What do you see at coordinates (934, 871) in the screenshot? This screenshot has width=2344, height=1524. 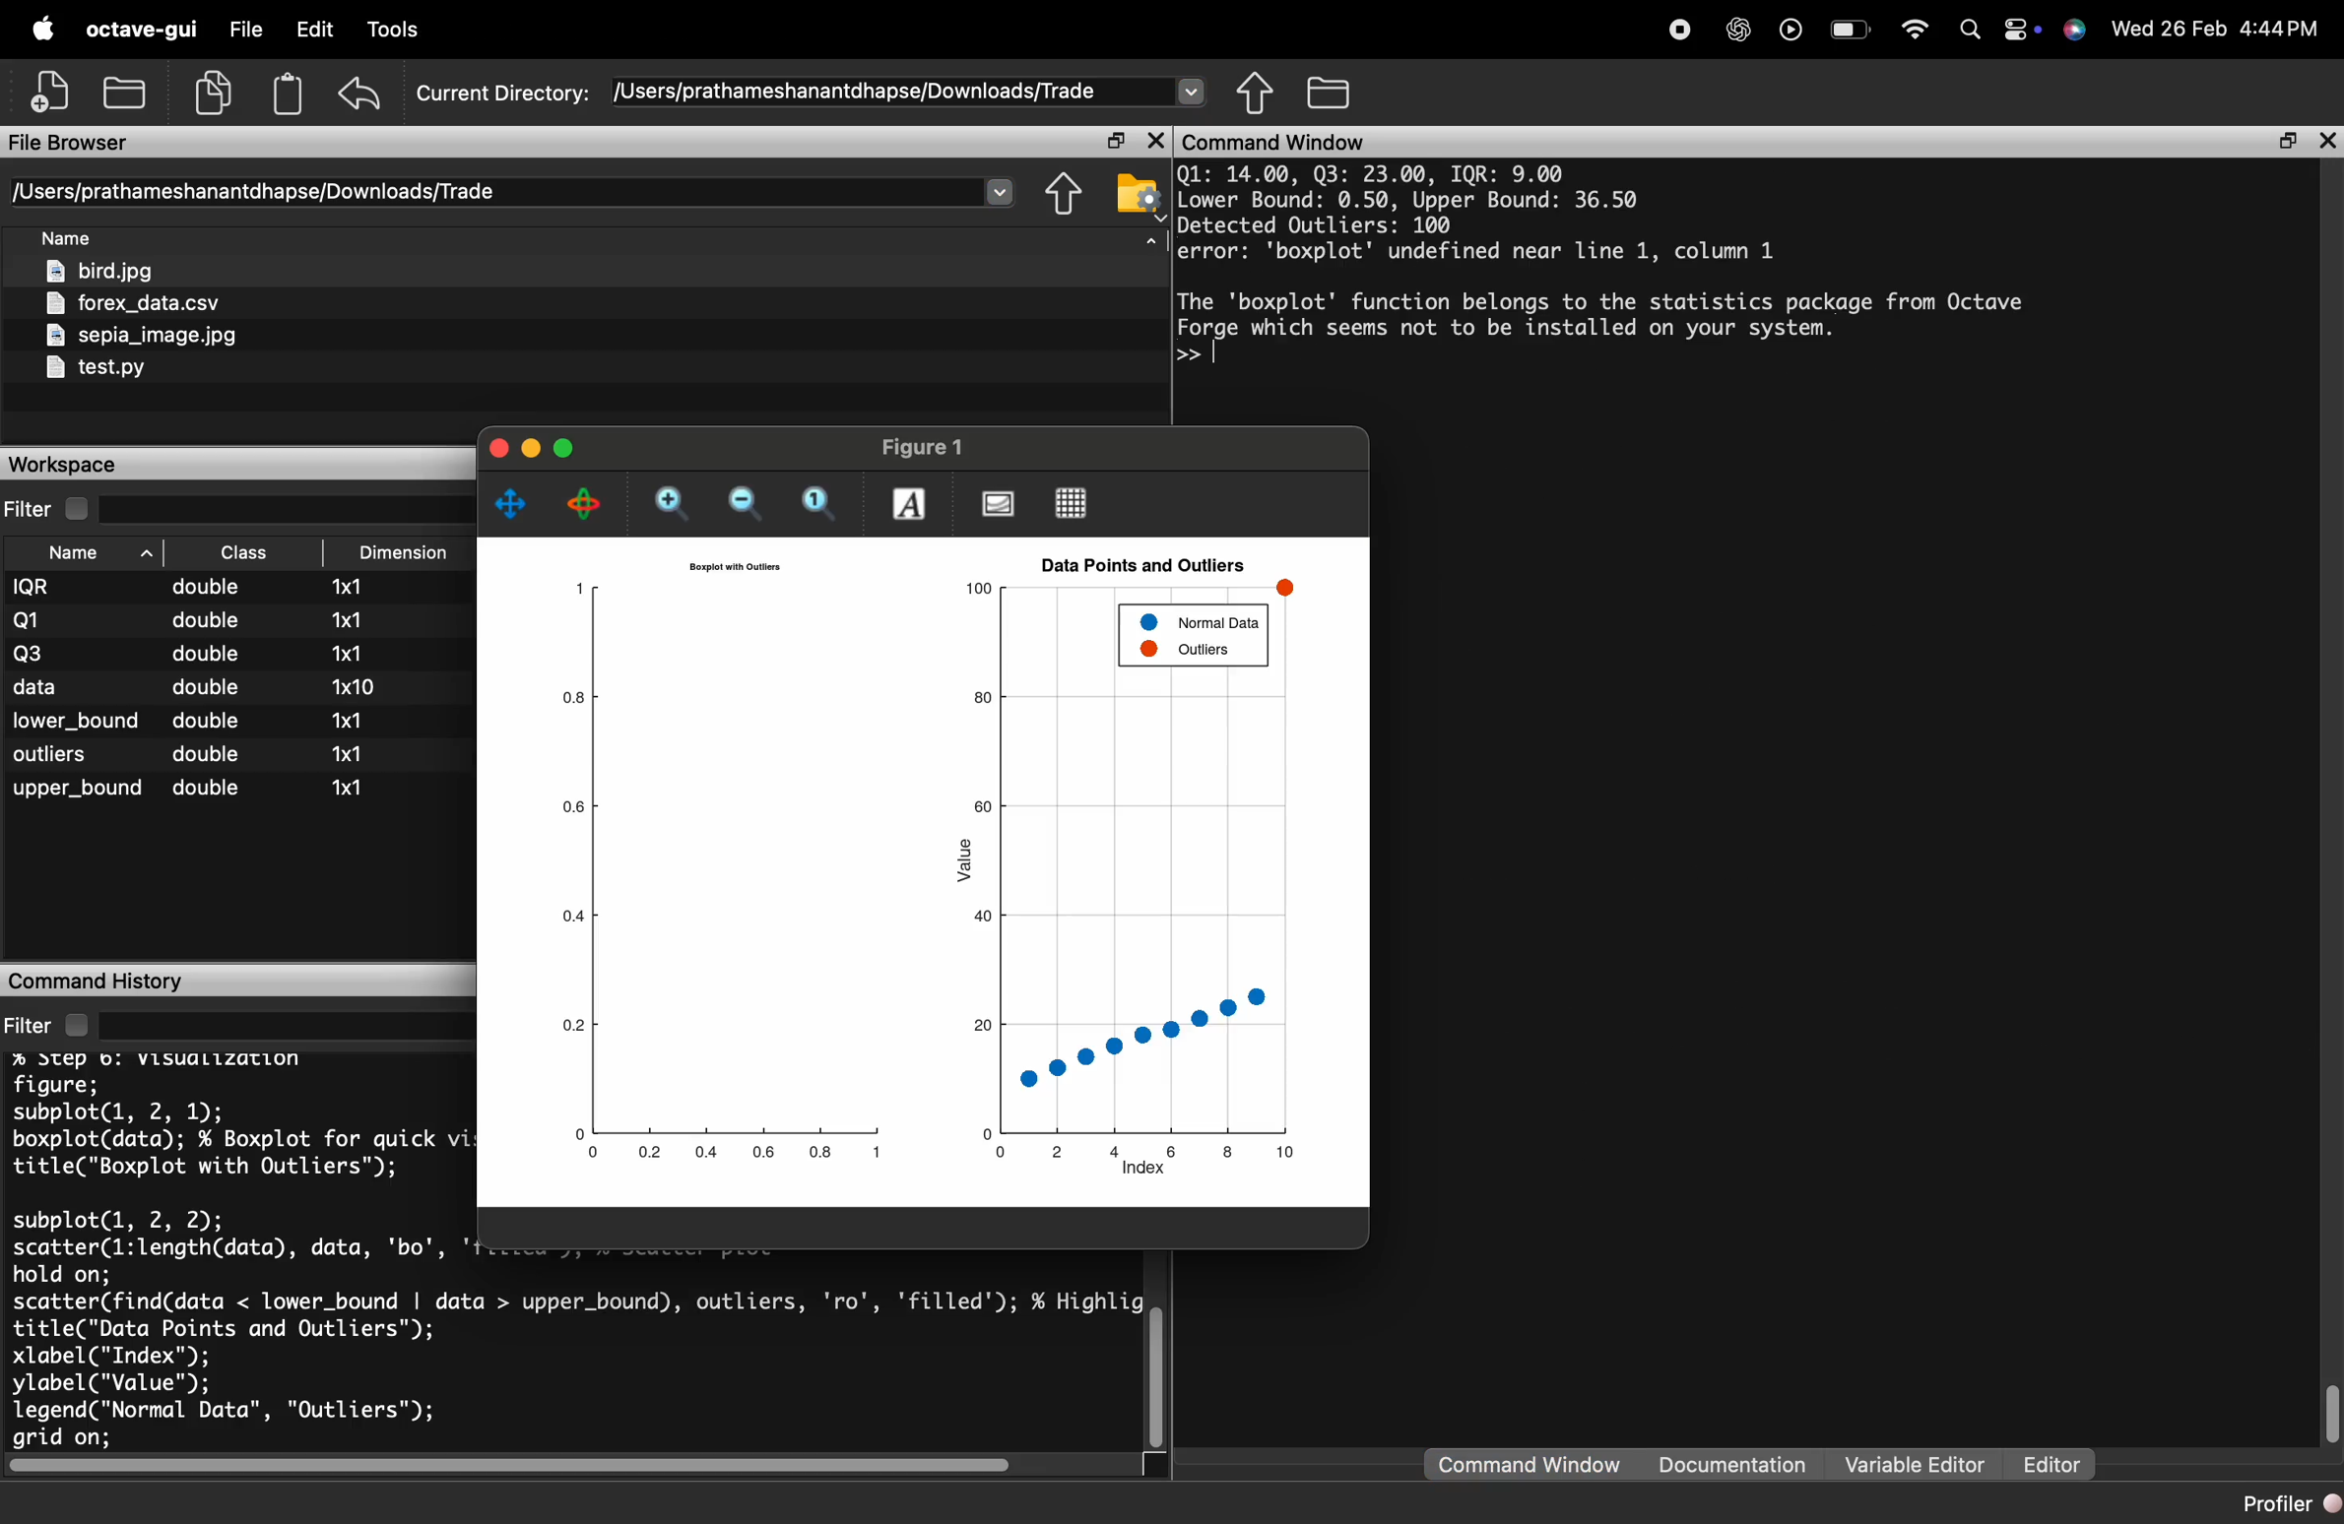 I see `Graph` at bounding box center [934, 871].